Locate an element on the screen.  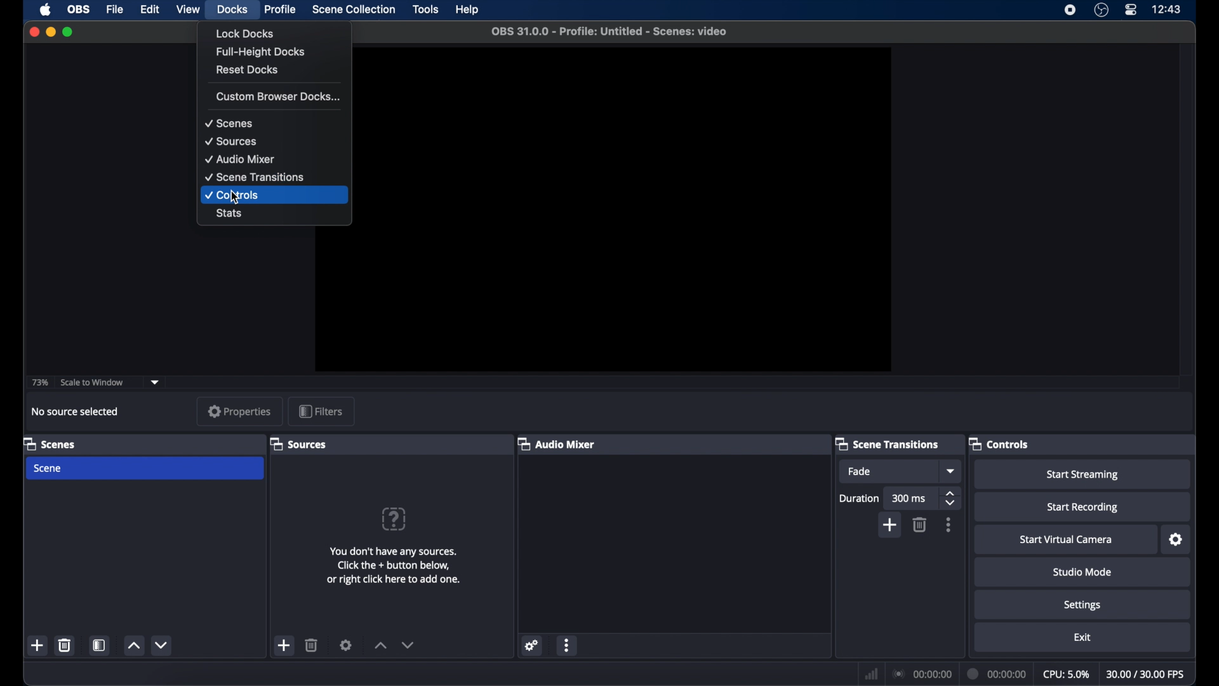
stats is located at coordinates (230, 213).